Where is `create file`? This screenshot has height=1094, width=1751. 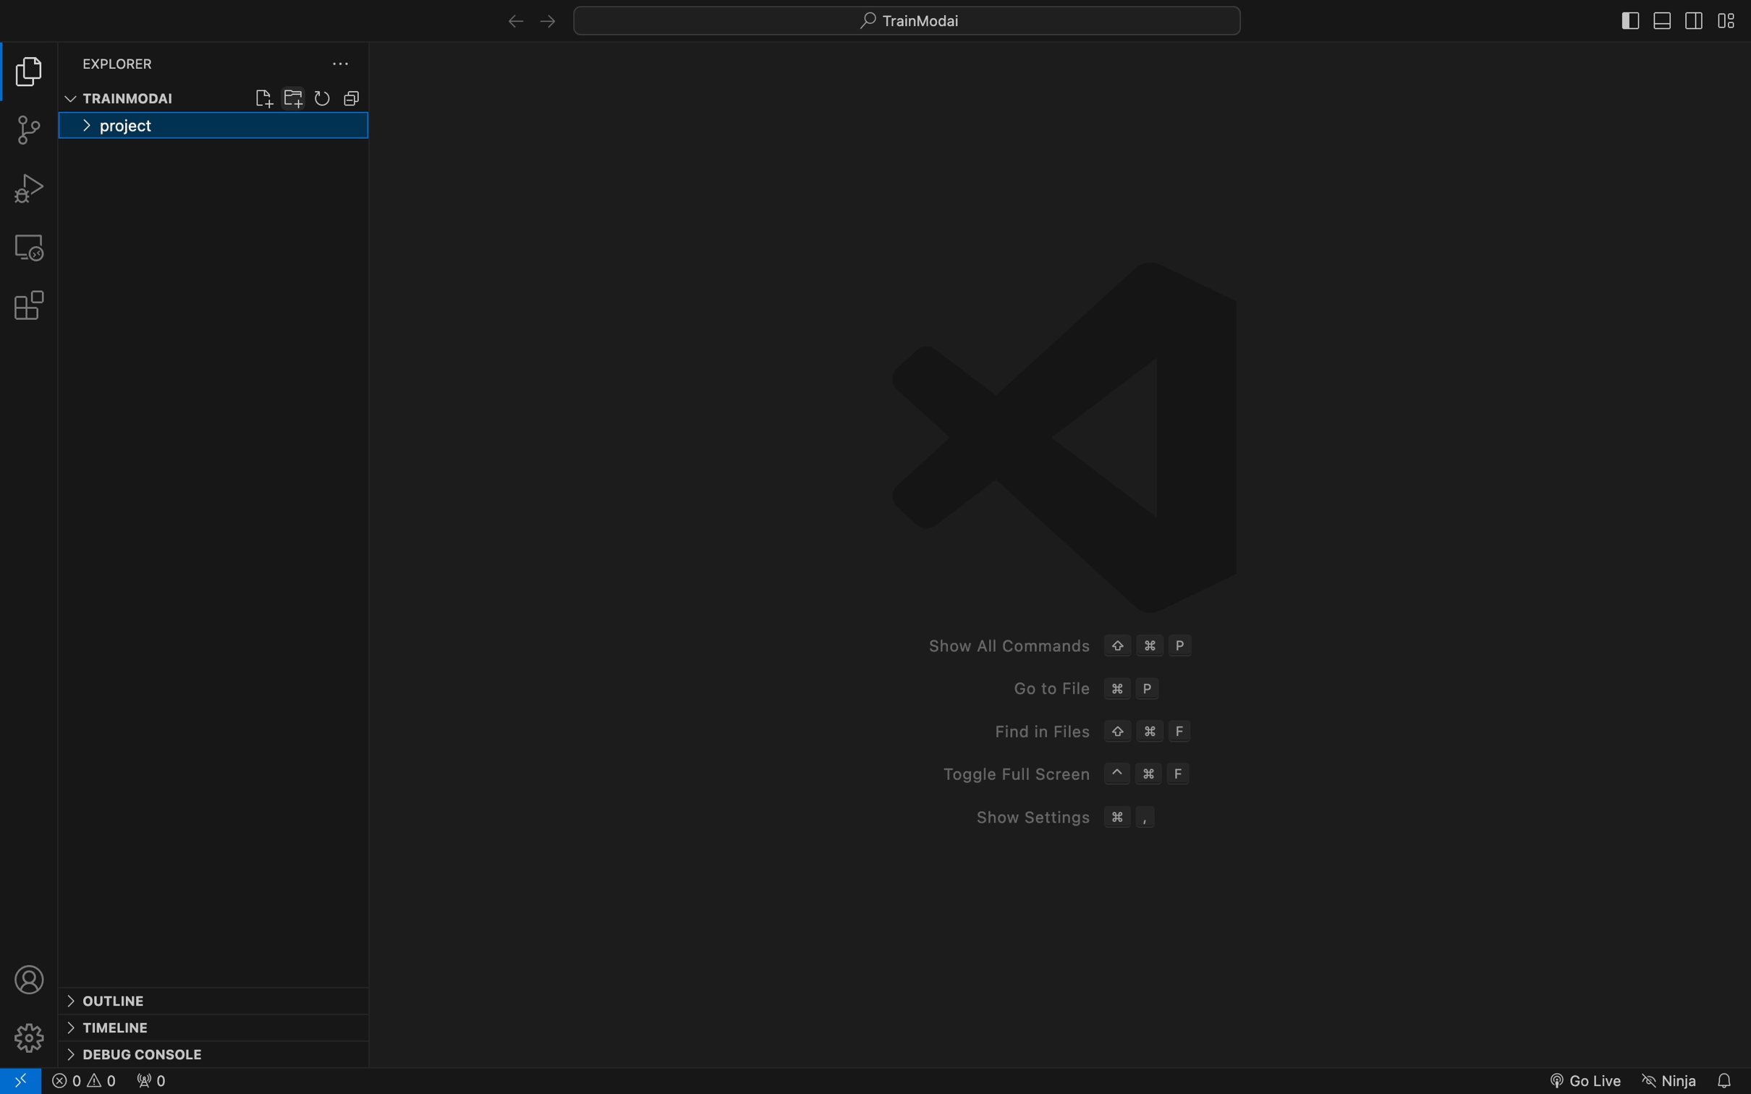
create file is located at coordinates (263, 96).